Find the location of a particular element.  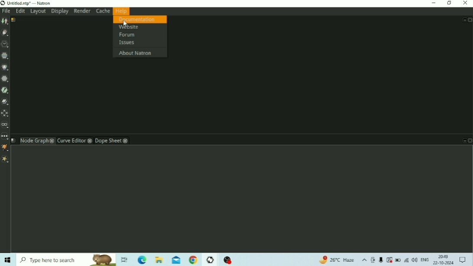

Forum is located at coordinates (127, 35).